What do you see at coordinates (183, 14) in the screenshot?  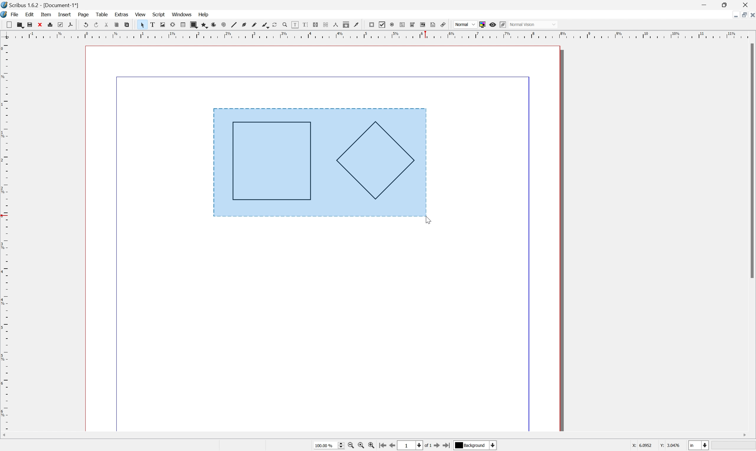 I see `windows` at bounding box center [183, 14].